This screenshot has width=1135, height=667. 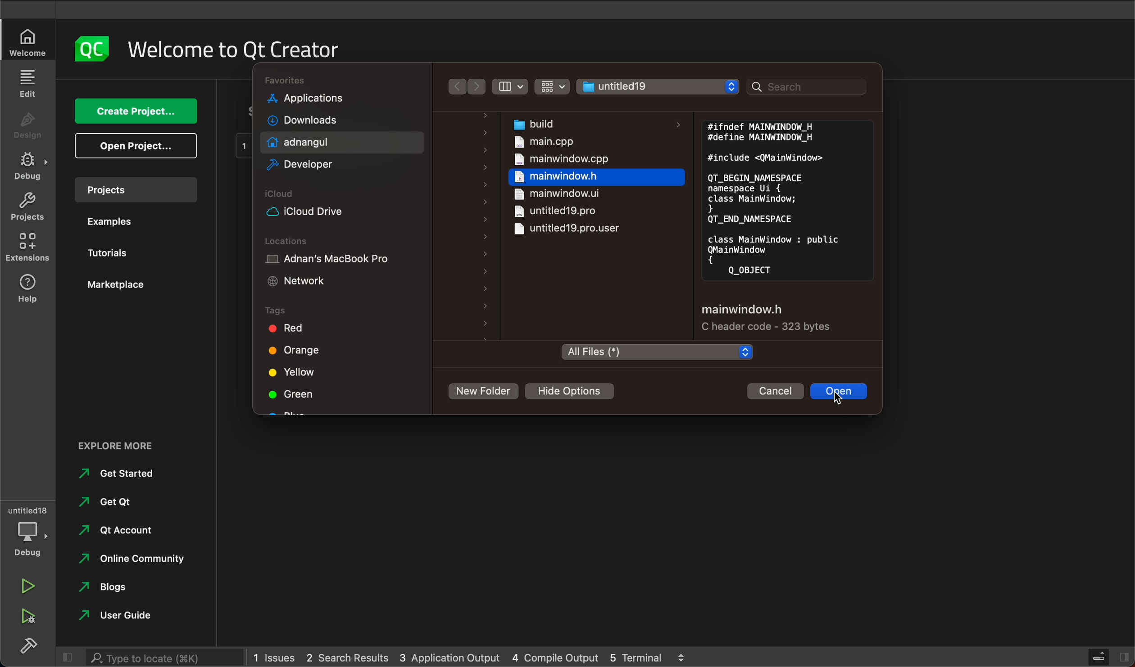 I want to click on file settings, so click(x=782, y=319).